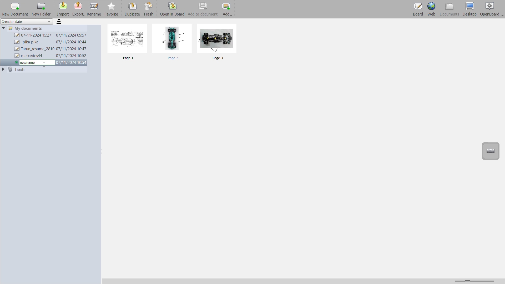  I want to click on page3, so click(218, 43).